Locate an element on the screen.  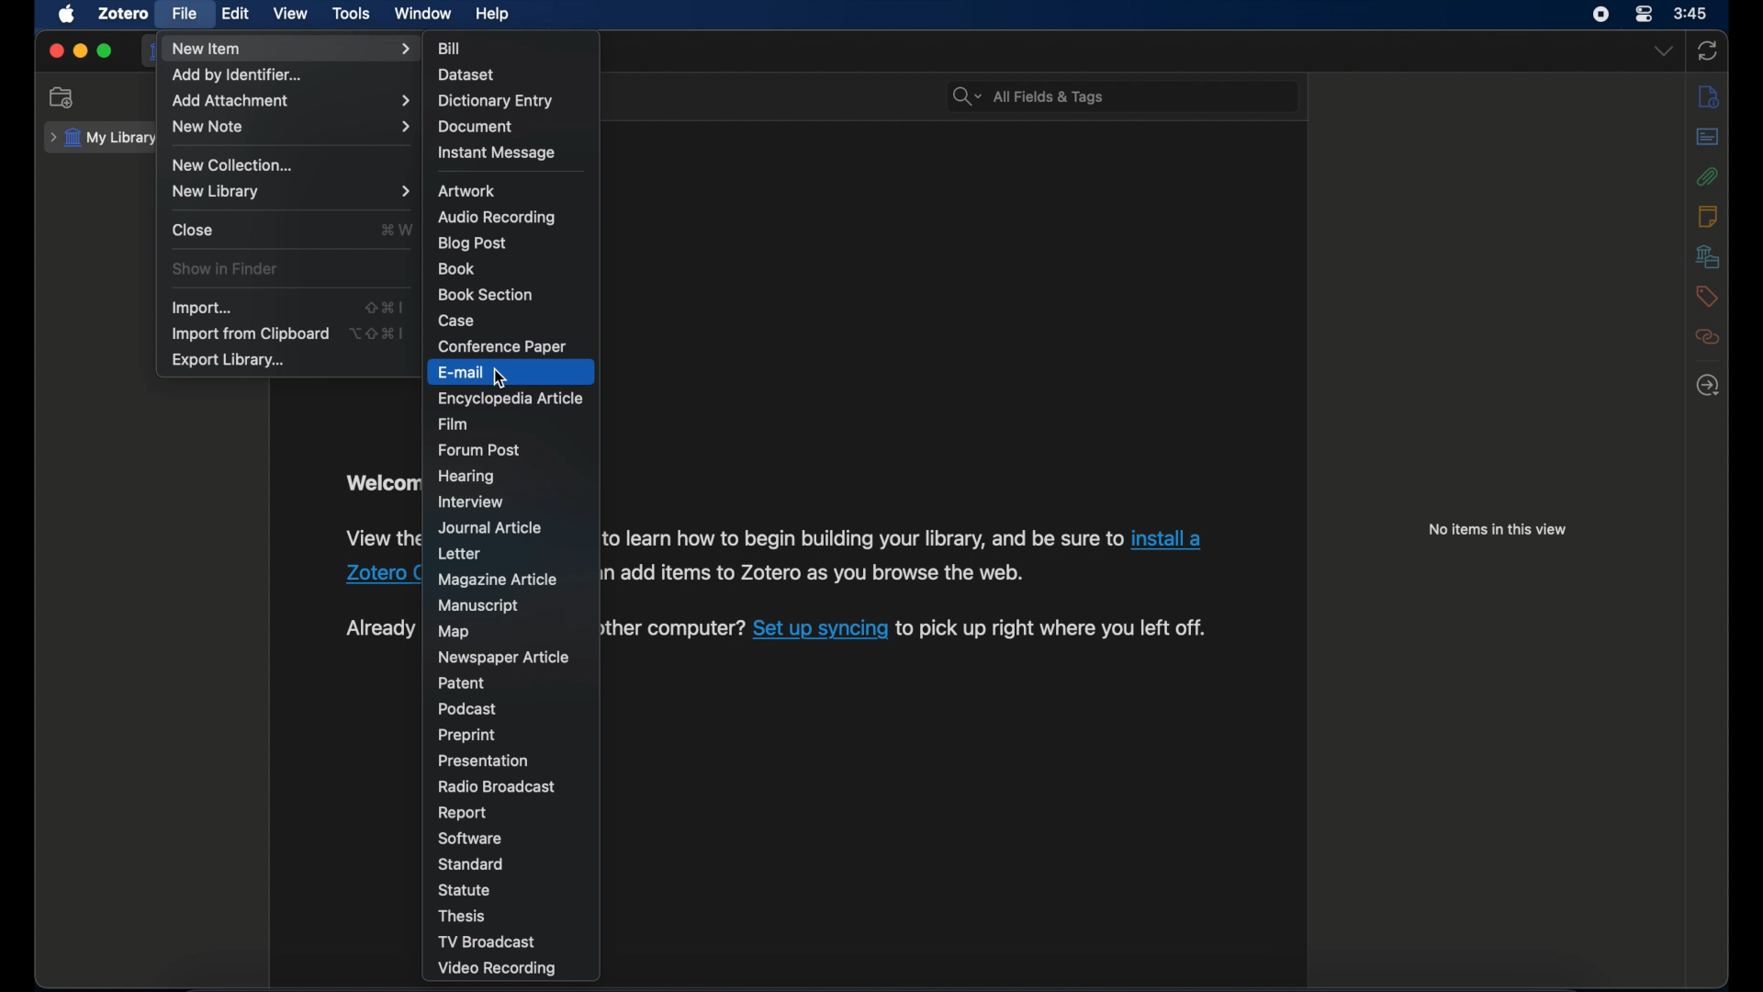
document is located at coordinates (478, 127).